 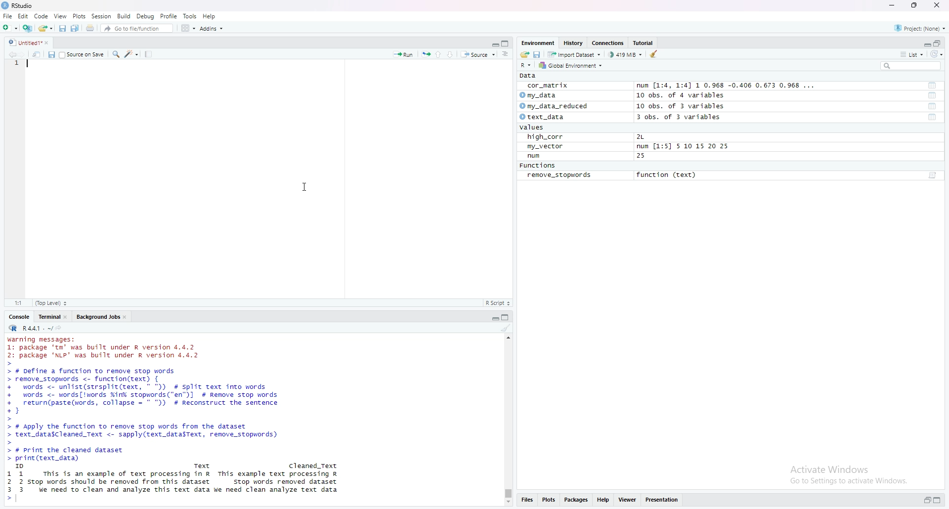 What do you see at coordinates (175, 445) in the screenshot?
I see `> # Apply the function to remove stop words from the dataset
> text_datasCleaned_Text <- sapply(text_datasText, remove_stopuords)
> # print the cleaned dataset
> print(text_data)
I Text Cleaned_Text` at bounding box center [175, 445].